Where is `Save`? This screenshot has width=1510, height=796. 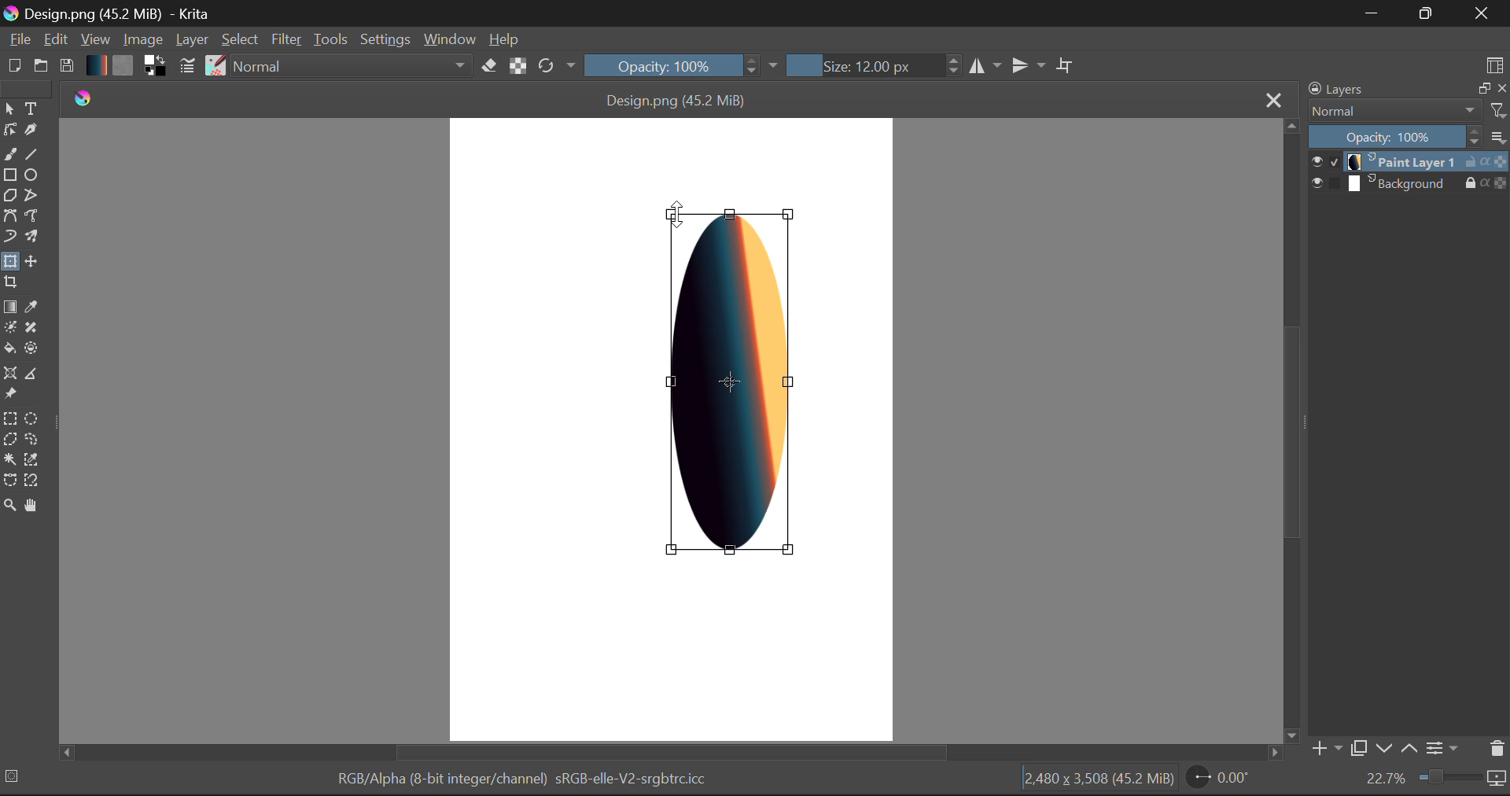
Save is located at coordinates (66, 66).